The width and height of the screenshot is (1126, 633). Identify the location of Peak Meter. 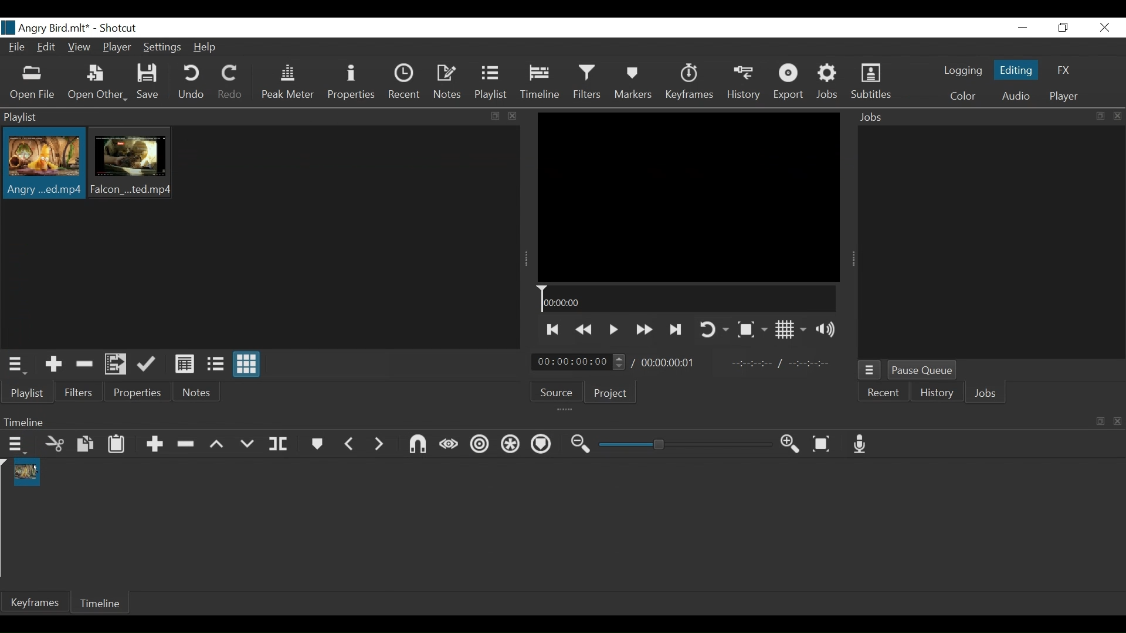
(286, 85).